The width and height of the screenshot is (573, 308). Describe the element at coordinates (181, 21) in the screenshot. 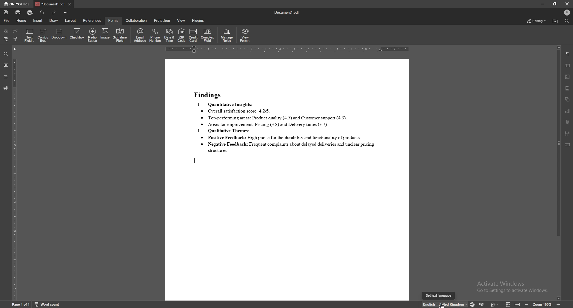

I see `view` at that location.